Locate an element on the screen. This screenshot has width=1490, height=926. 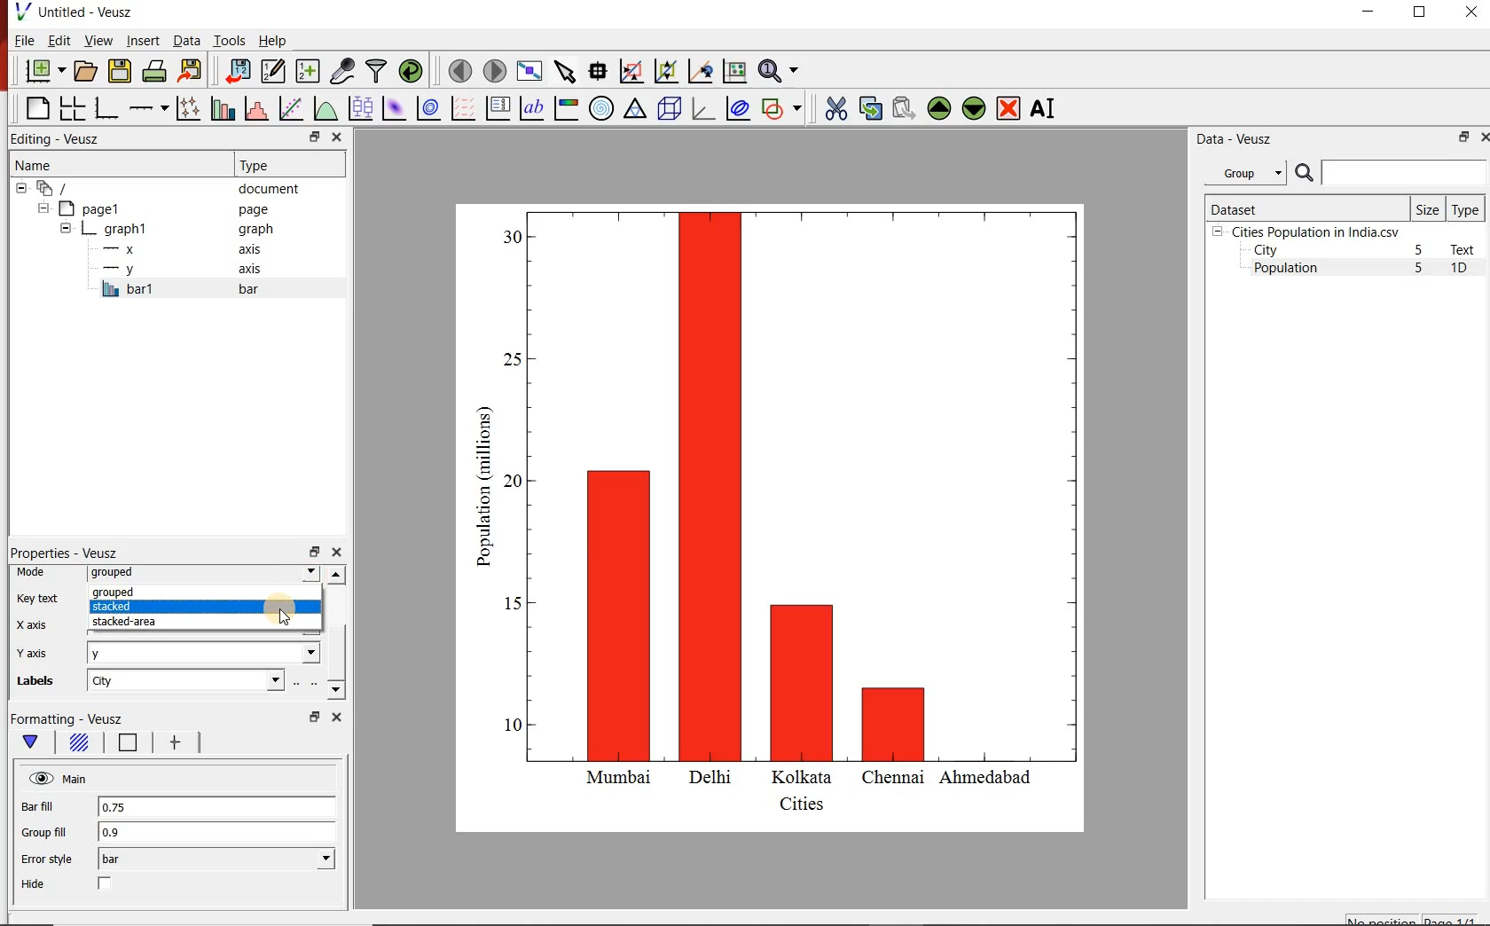
plot key is located at coordinates (497, 108).